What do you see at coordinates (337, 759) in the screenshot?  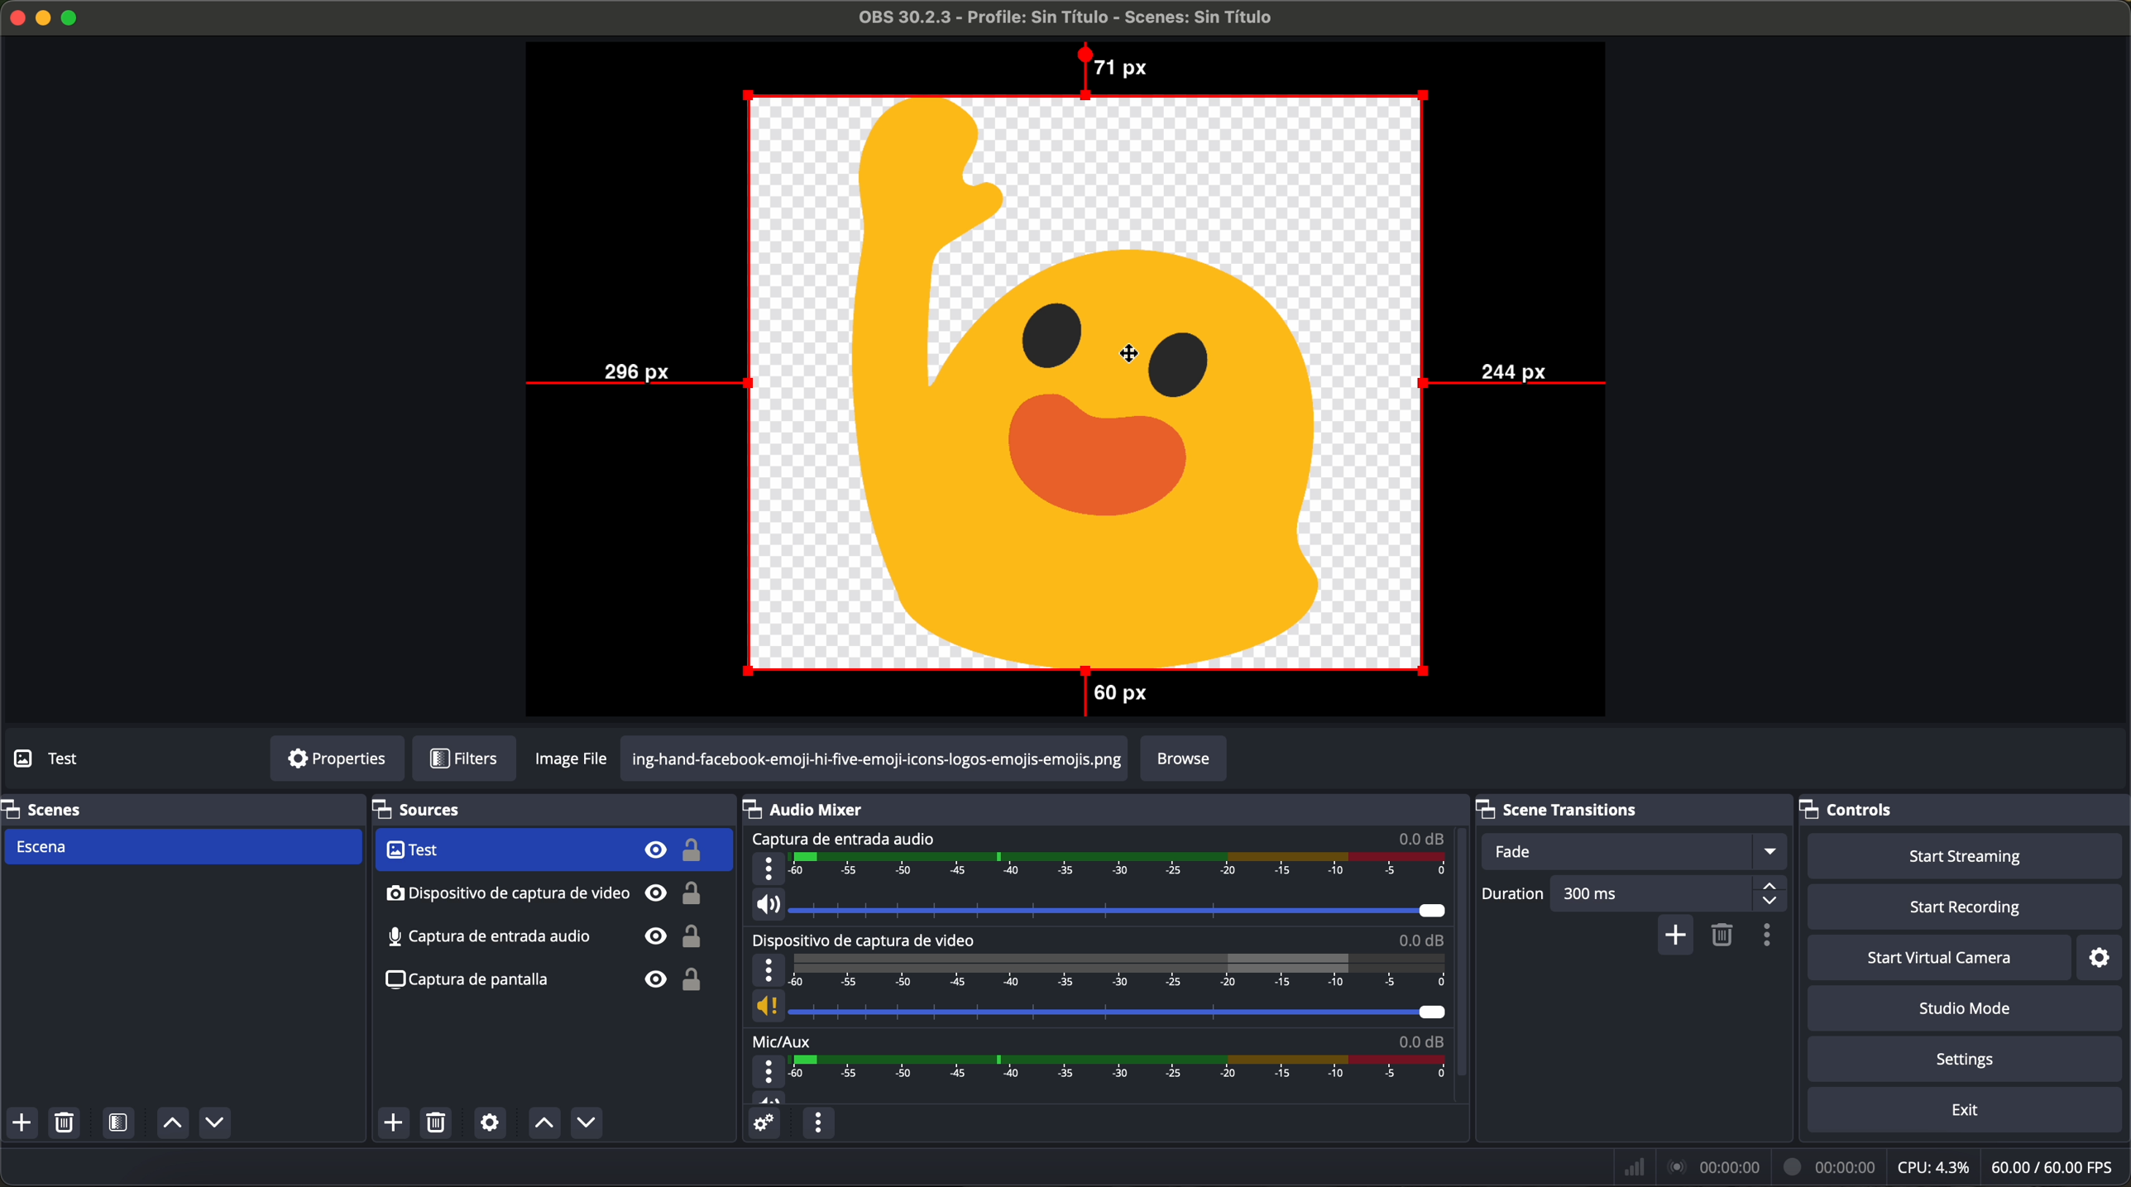 I see `properties` at bounding box center [337, 759].